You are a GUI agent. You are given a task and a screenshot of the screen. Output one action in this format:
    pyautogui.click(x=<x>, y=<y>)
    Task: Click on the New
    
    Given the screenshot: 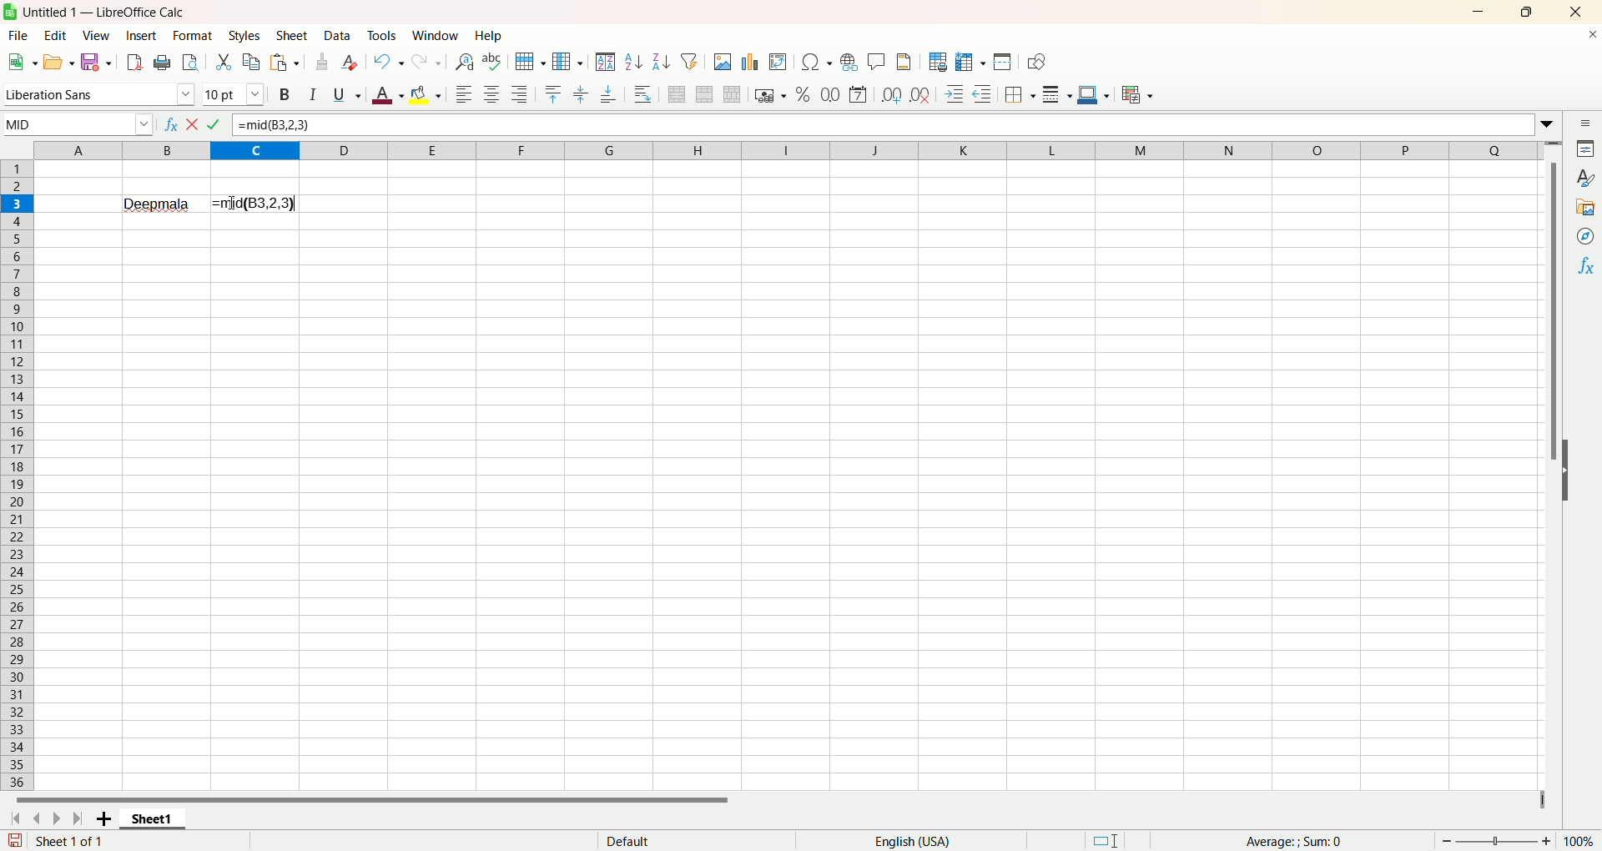 What is the action you would take?
    pyautogui.click(x=21, y=60)
    